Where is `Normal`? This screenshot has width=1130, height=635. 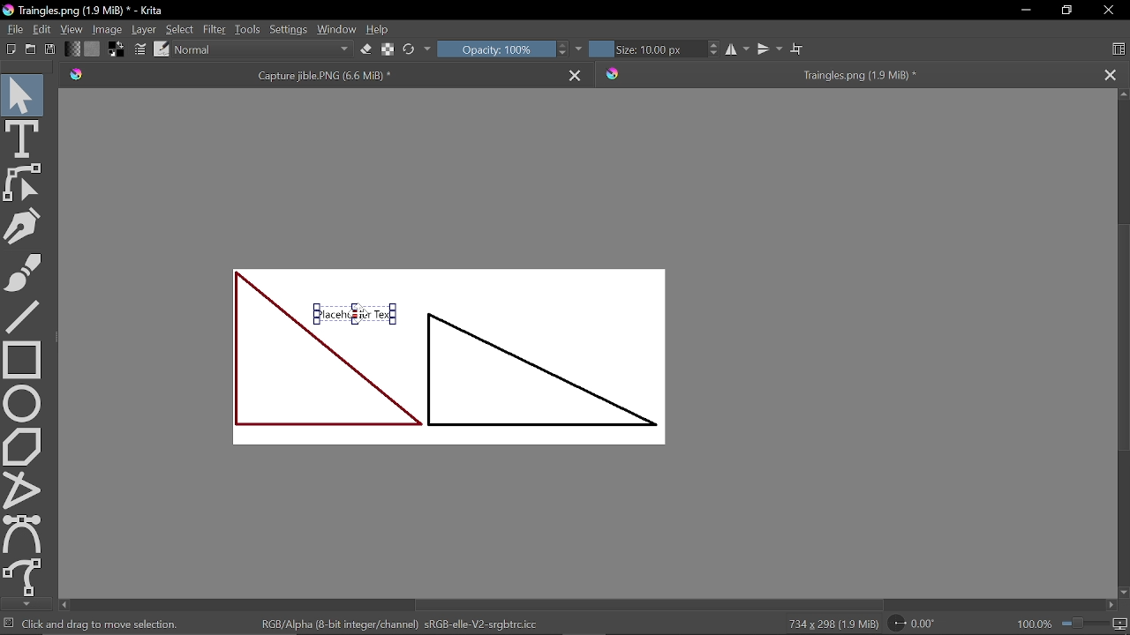 Normal is located at coordinates (263, 50).